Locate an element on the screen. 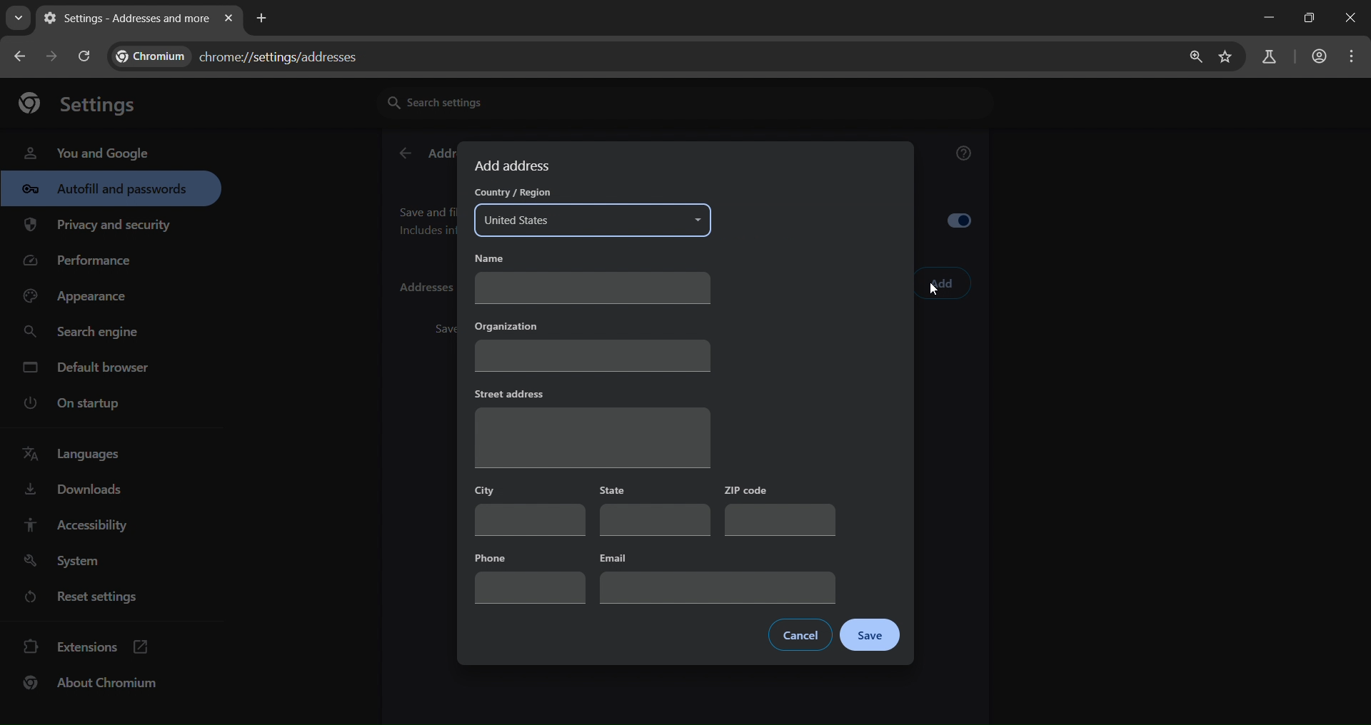 The height and width of the screenshot is (725, 1371). phone is located at coordinates (530, 575).